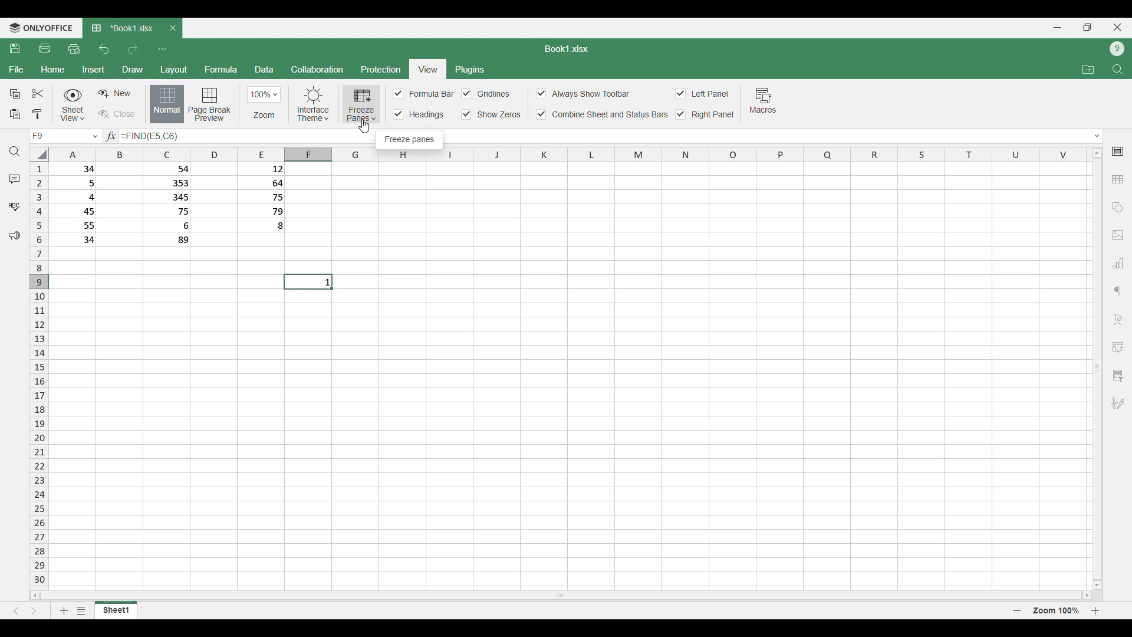 This screenshot has width=1132, height=637. What do you see at coordinates (601, 114) in the screenshot?
I see `Combine sheet and status bar toggle` at bounding box center [601, 114].